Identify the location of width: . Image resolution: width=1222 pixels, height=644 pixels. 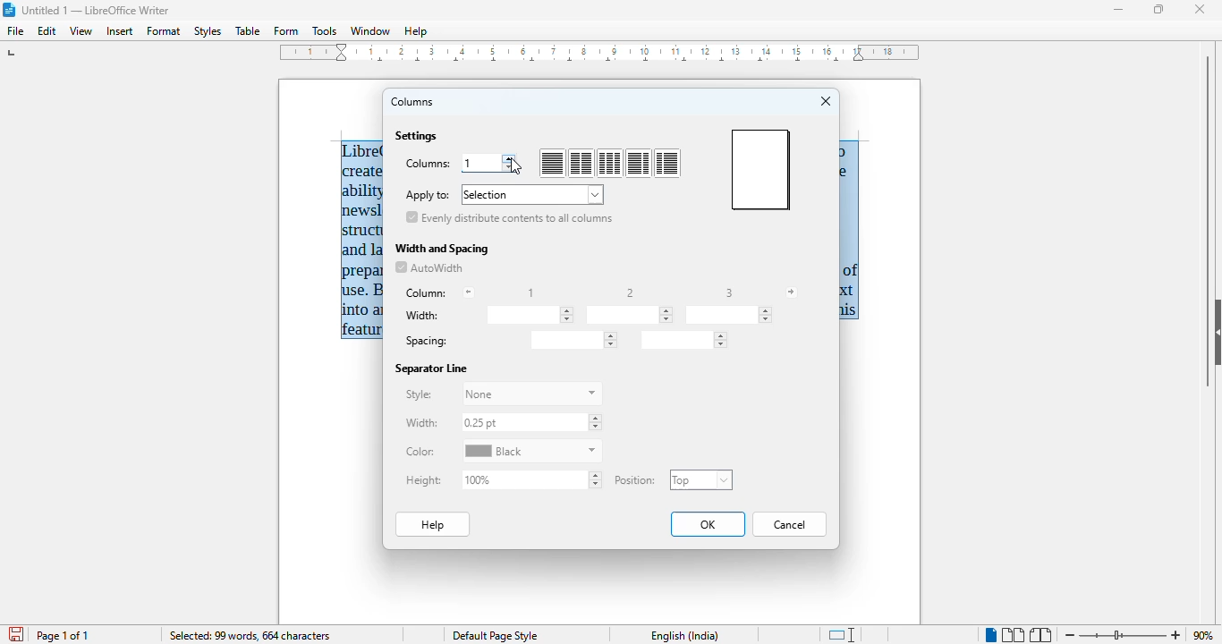
(421, 423).